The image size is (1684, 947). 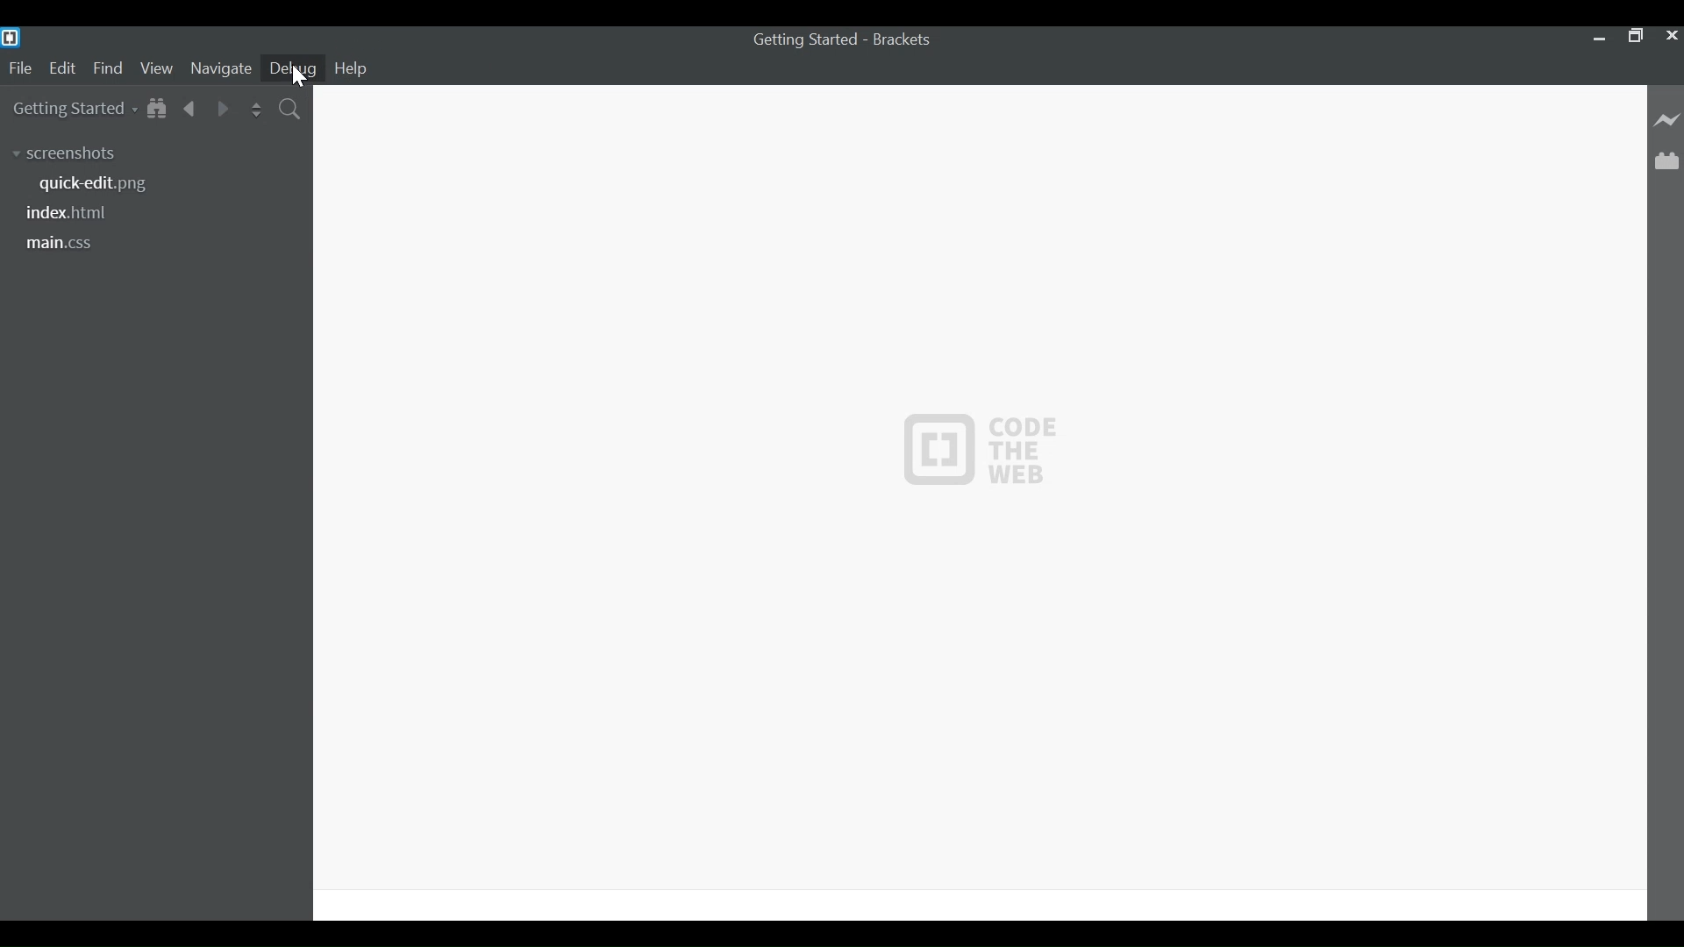 I want to click on screenshots, so click(x=64, y=152).